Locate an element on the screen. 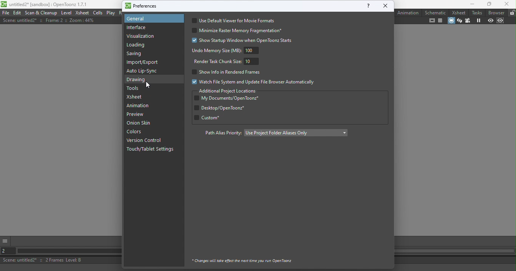  Xsheet is located at coordinates (136, 97).